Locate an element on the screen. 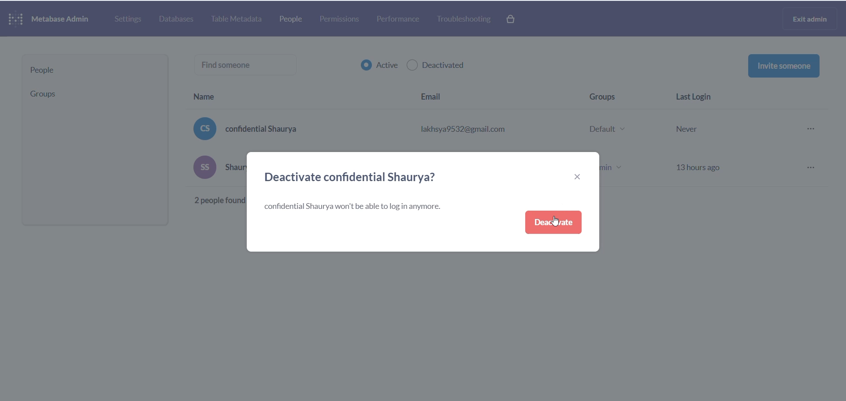  NAME AND LOGO is located at coordinates (56, 18).